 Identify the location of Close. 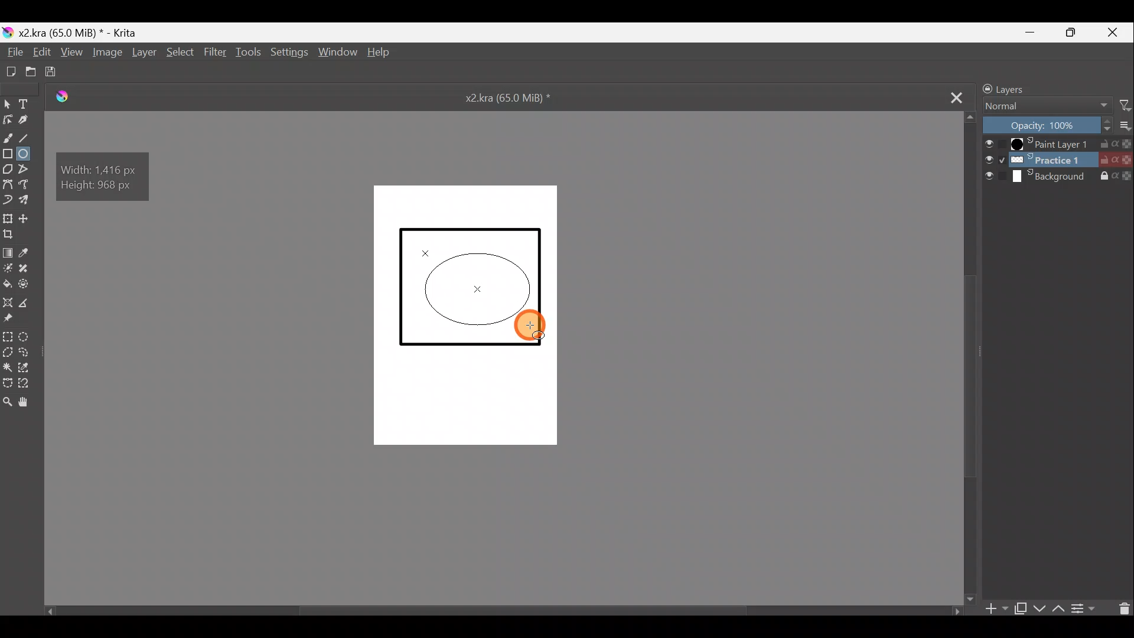
(1117, 32).